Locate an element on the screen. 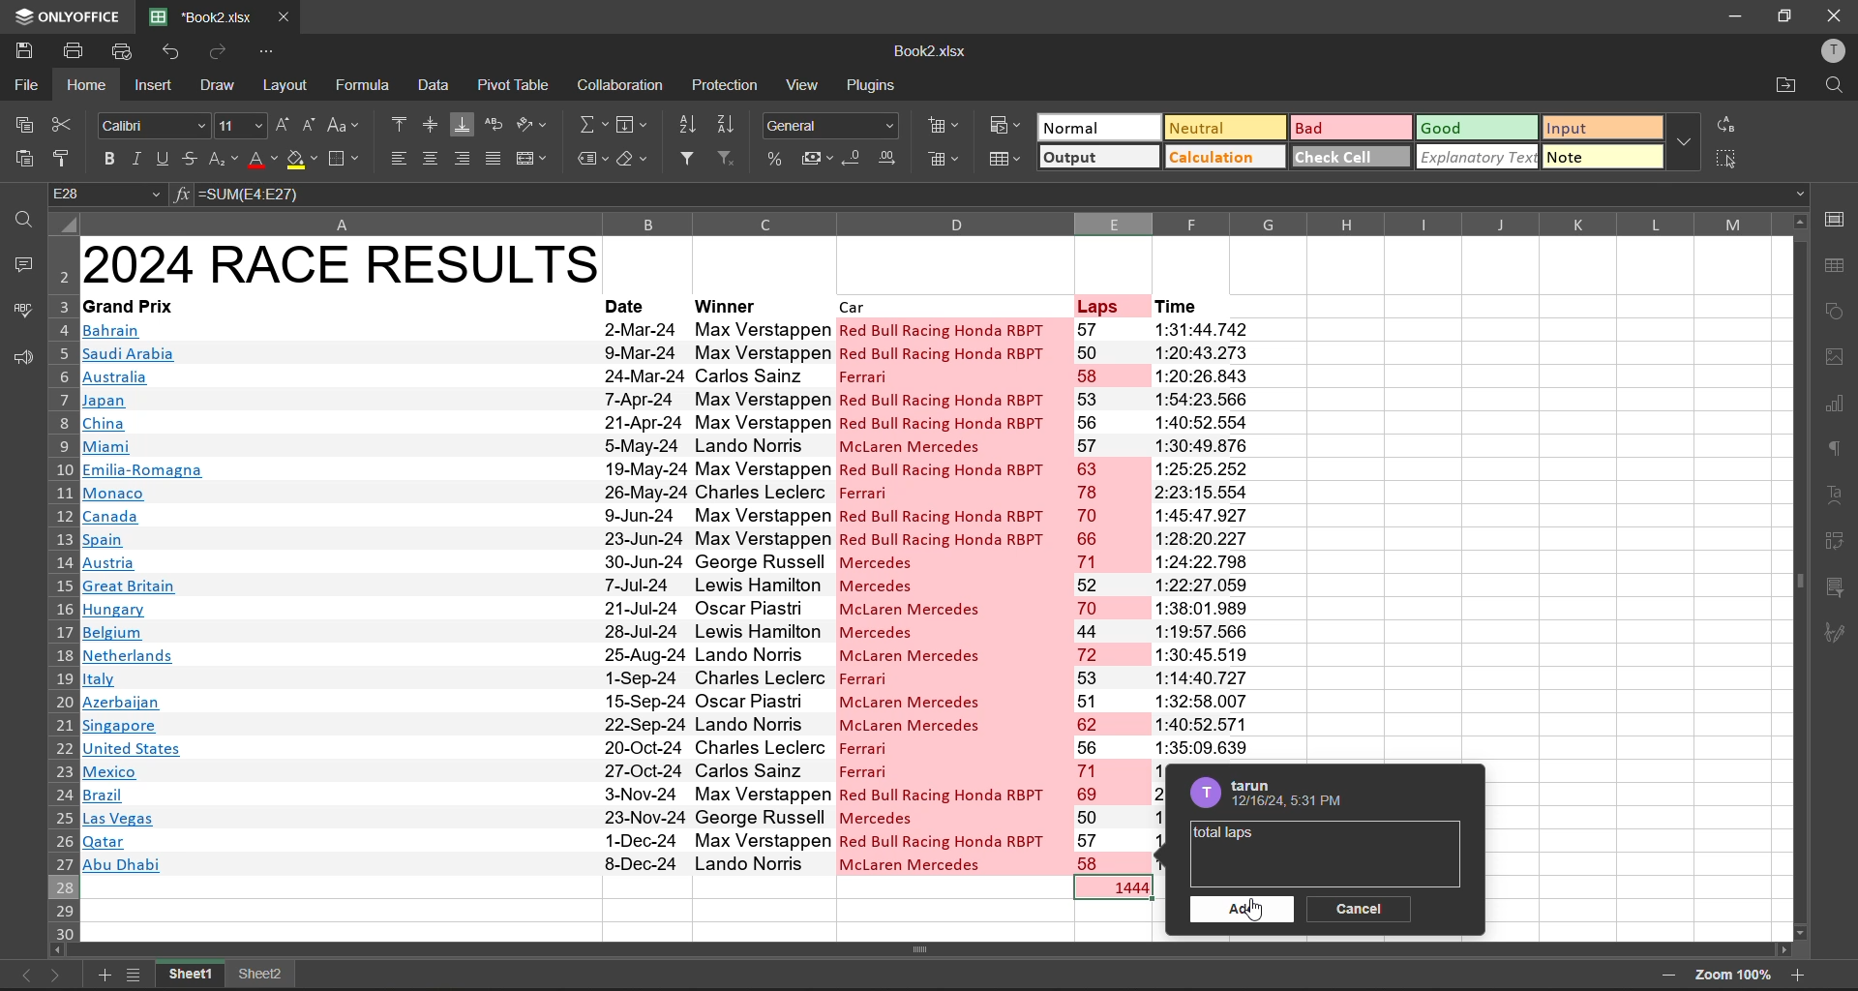 This screenshot has height=991, width=1858. images is located at coordinates (1834, 357).